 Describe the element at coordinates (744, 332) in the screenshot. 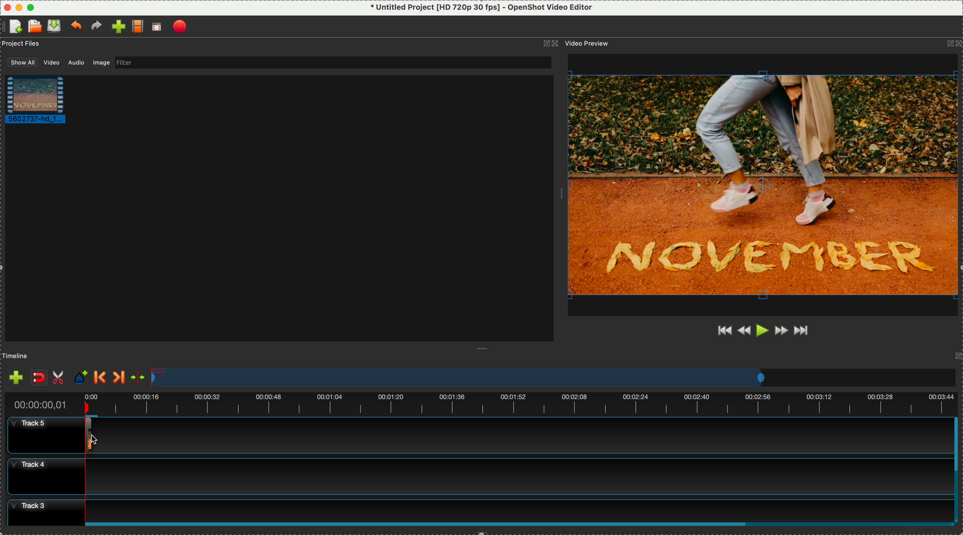

I see `rewind` at that location.